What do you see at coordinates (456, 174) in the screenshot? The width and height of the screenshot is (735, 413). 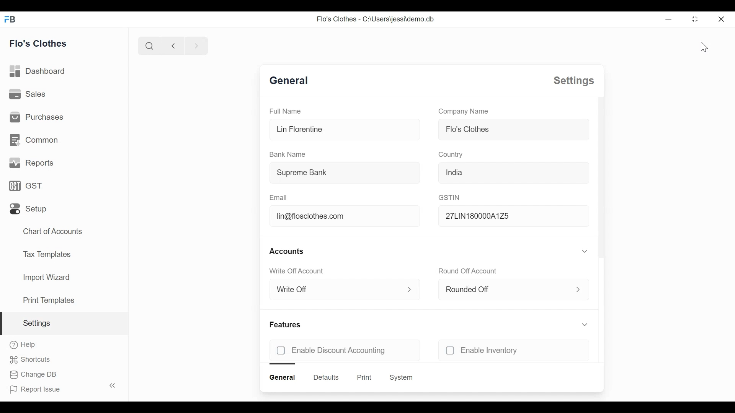 I see `India` at bounding box center [456, 174].